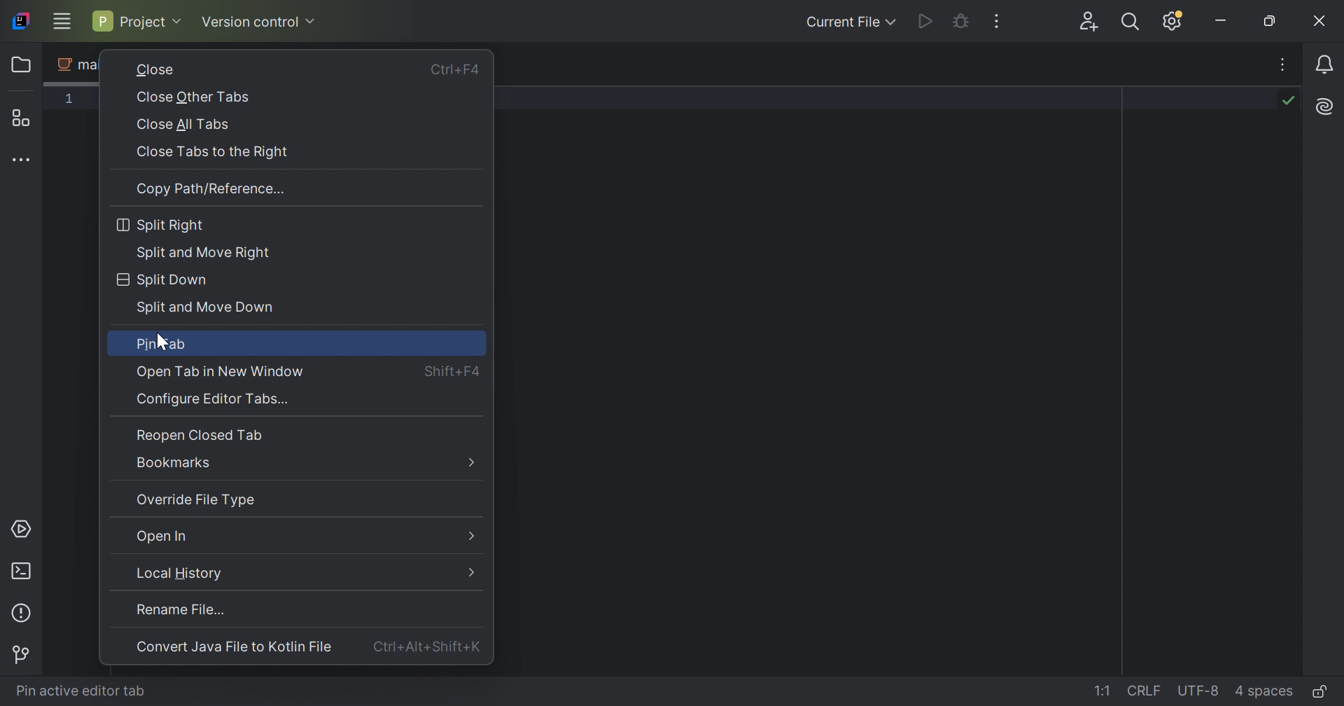 This screenshot has width=1344, height=706. Describe the element at coordinates (181, 125) in the screenshot. I see `Close all tabs` at that location.